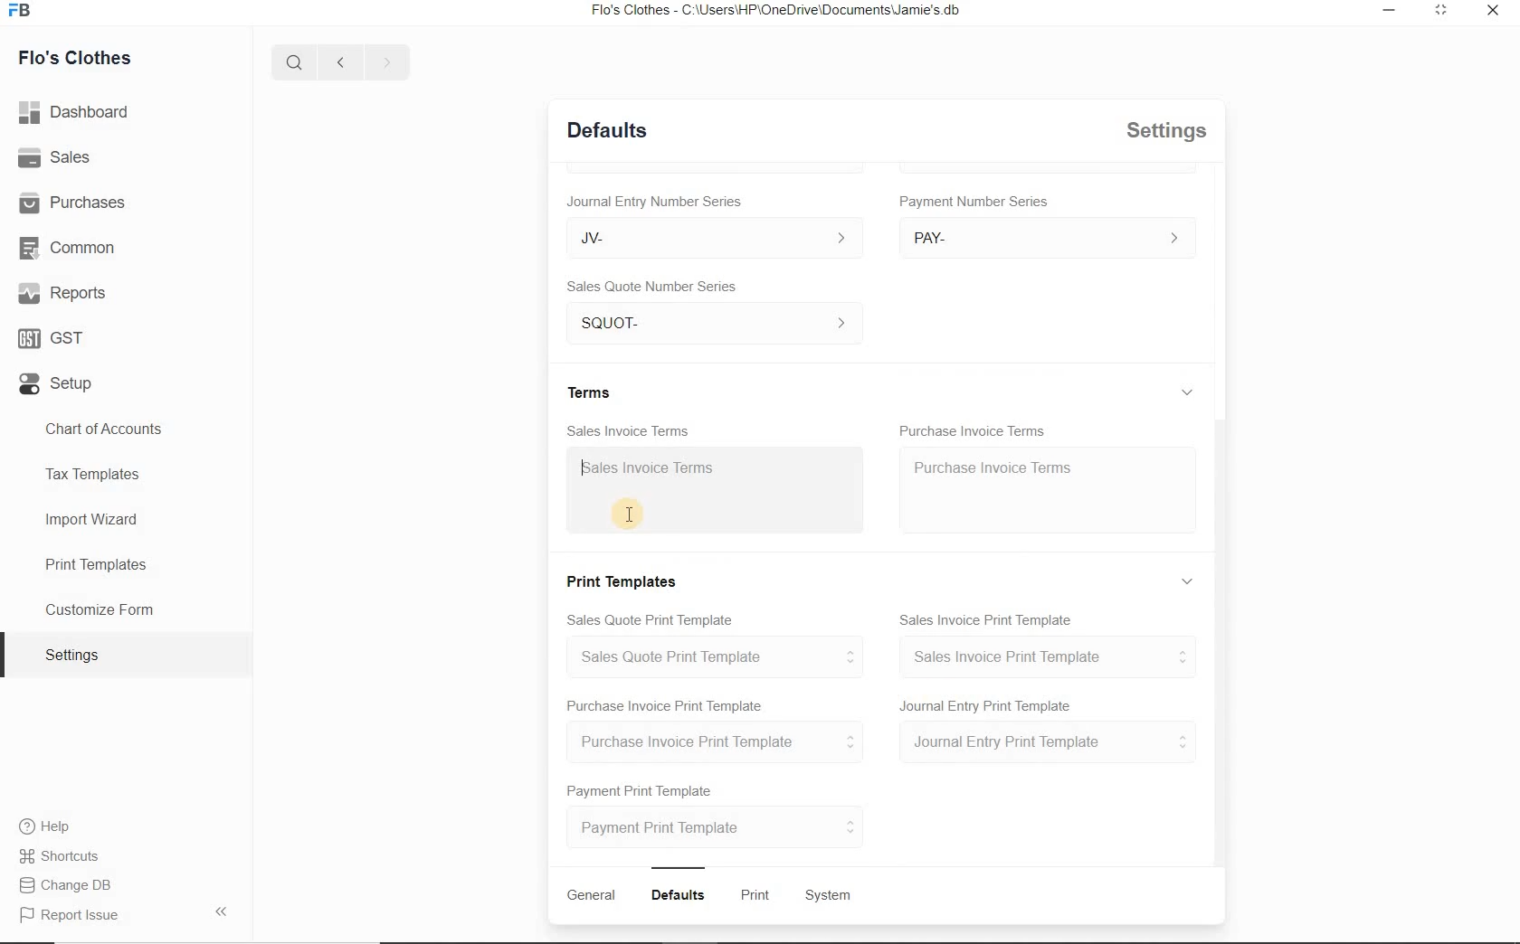 This screenshot has height=944, width=1520. I want to click on Report Issue, so click(125, 912).